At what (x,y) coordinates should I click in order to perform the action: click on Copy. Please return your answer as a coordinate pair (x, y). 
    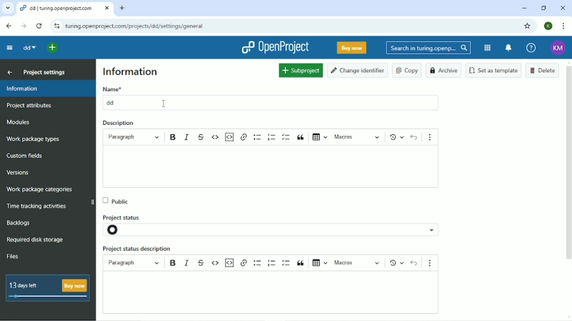
    Looking at the image, I should click on (407, 71).